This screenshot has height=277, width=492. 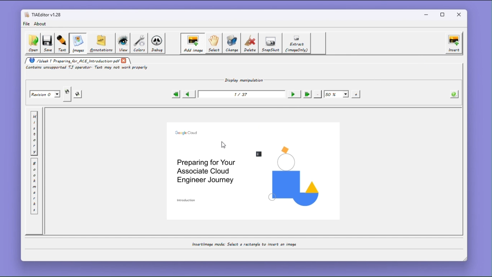 What do you see at coordinates (78, 95) in the screenshot?
I see `save` at bounding box center [78, 95].